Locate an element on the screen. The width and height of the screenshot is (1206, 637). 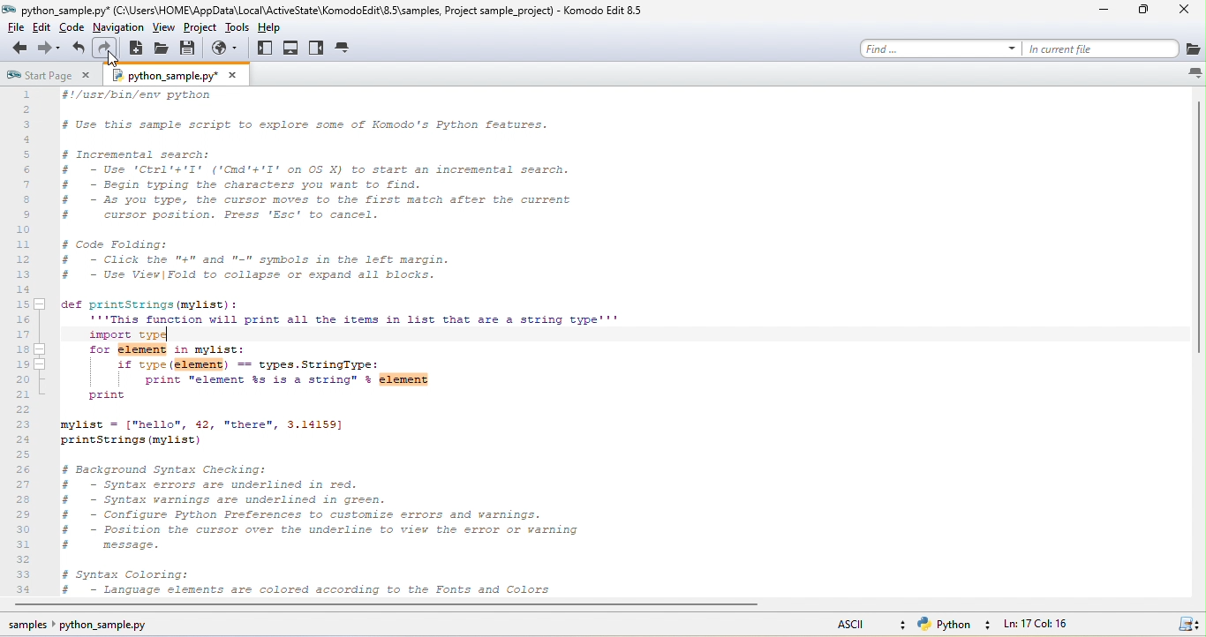
show / hide specific tab is located at coordinates (351, 51).